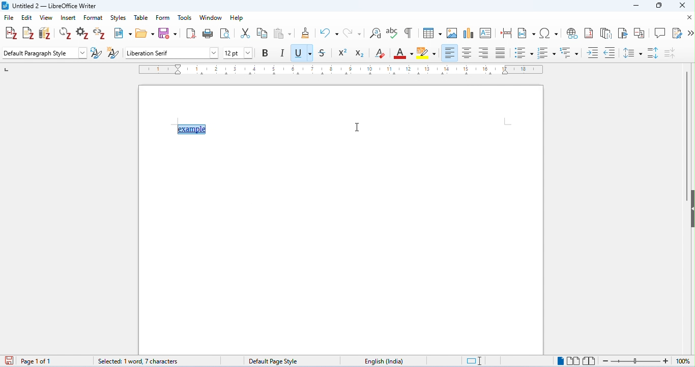 This screenshot has width=695, height=367. I want to click on close, so click(681, 6).